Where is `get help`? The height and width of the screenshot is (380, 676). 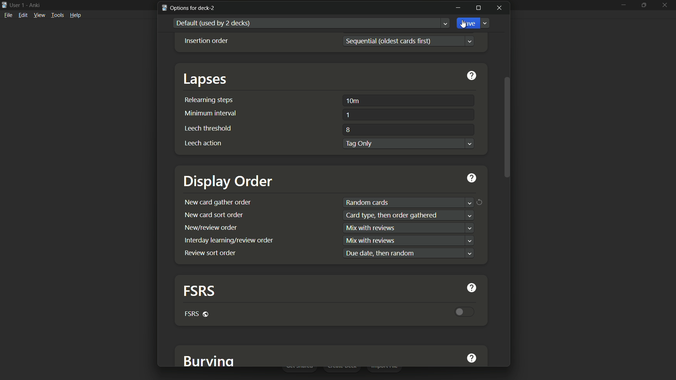
get help is located at coordinates (474, 287).